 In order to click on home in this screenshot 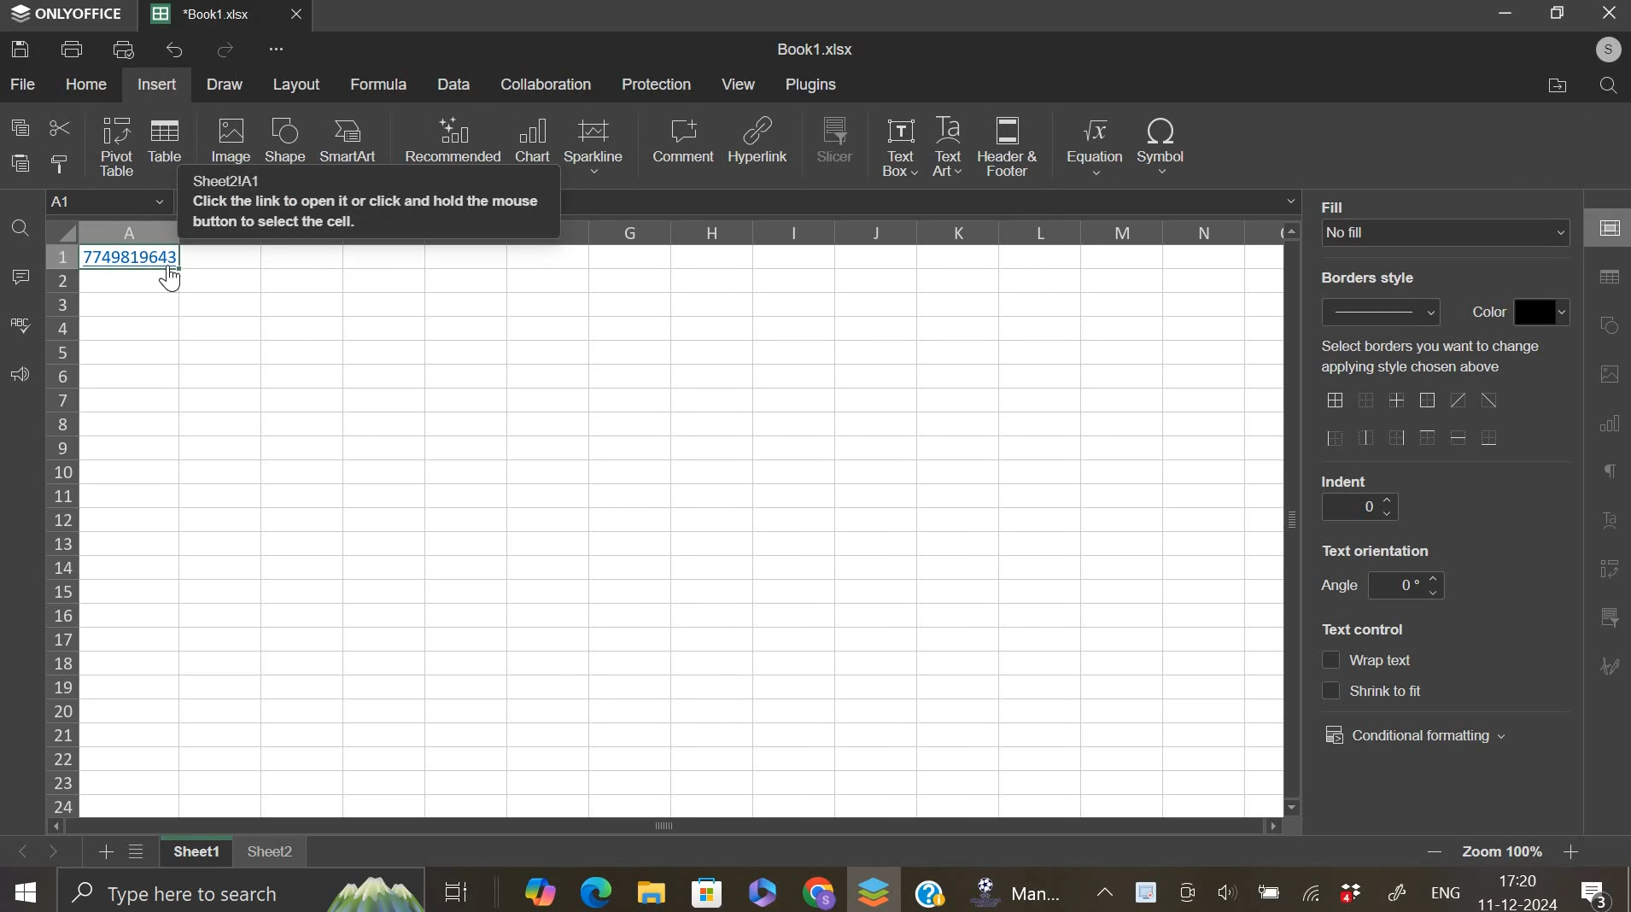, I will do `click(85, 84)`.